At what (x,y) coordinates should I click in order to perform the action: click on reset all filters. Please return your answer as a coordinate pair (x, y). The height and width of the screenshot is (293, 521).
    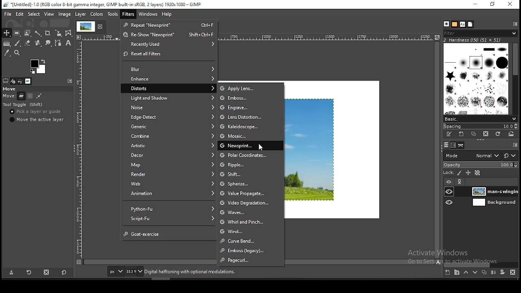
    Looking at the image, I should click on (169, 54).